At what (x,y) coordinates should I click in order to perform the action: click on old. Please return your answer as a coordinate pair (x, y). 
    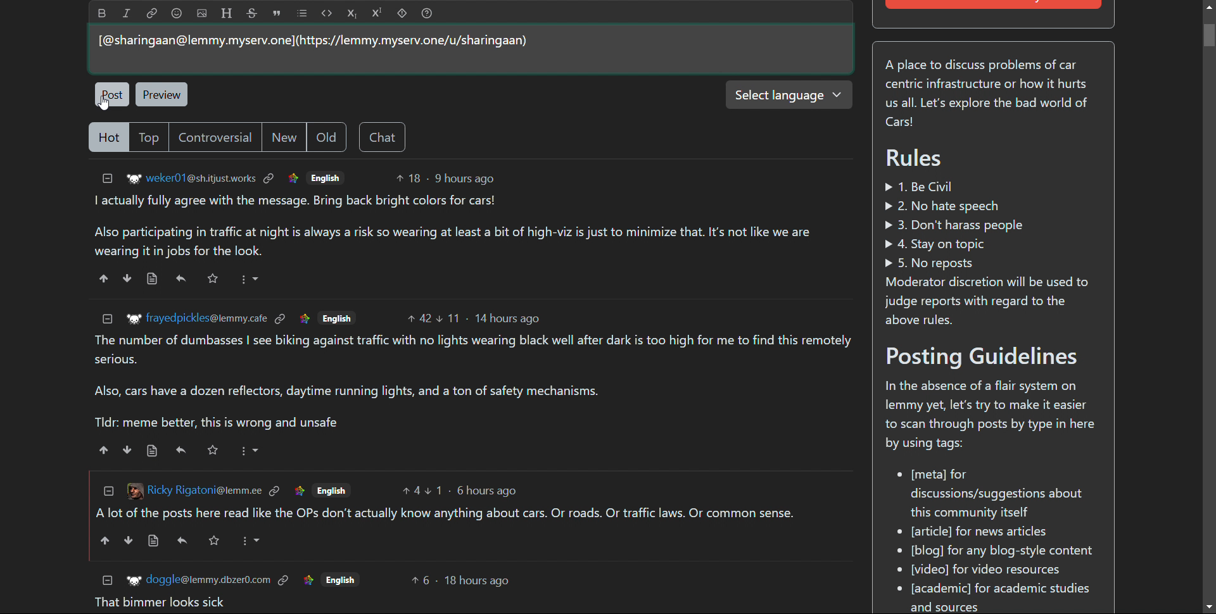
    Looking at the image, I should click on (326, 137).